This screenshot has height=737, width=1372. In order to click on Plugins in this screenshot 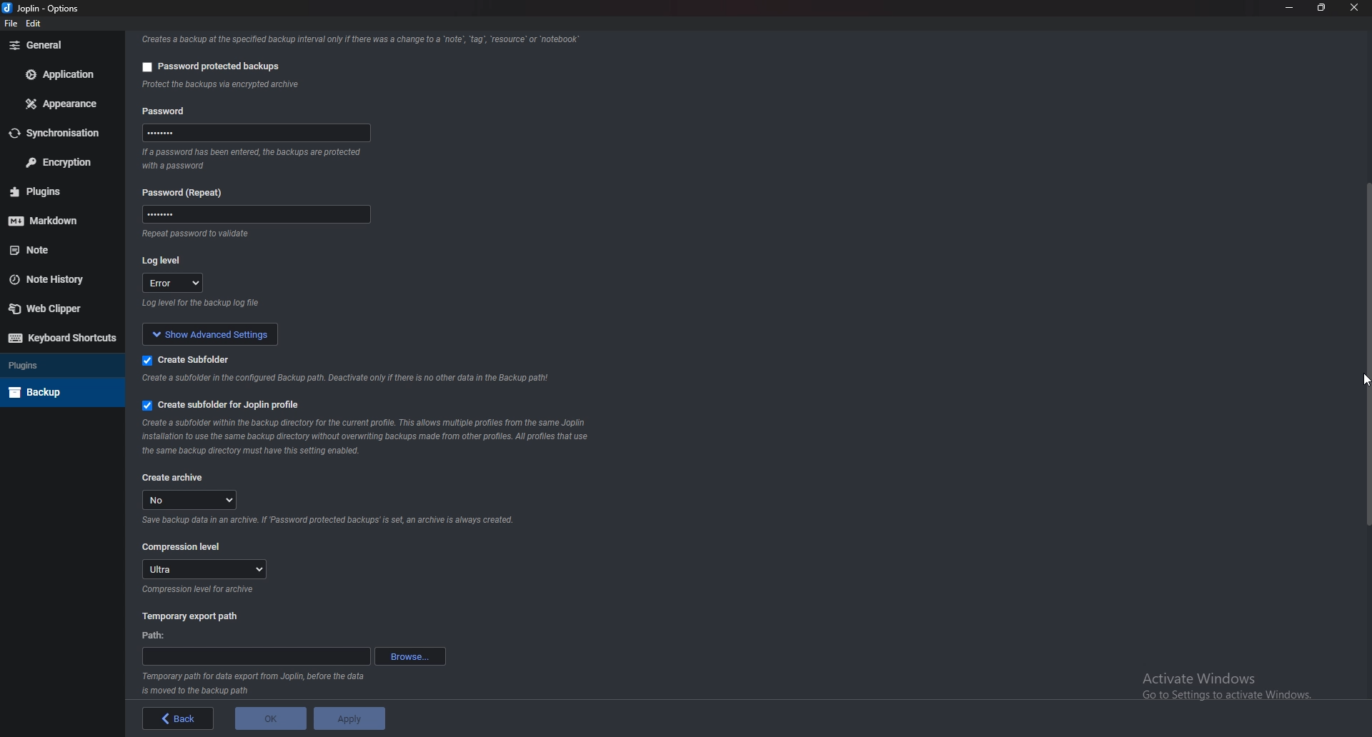, I will do `click(59, 366)`.